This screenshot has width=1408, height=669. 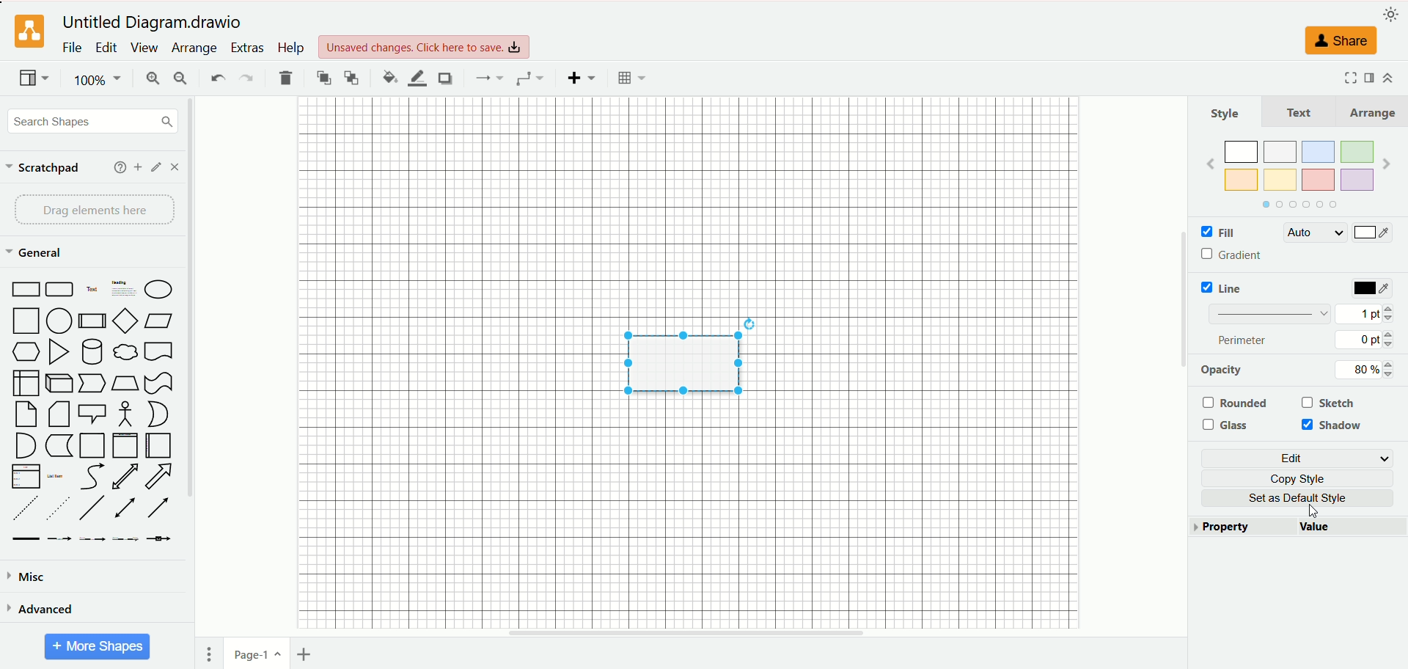 I want to click on search, so click(x=93, y=123).